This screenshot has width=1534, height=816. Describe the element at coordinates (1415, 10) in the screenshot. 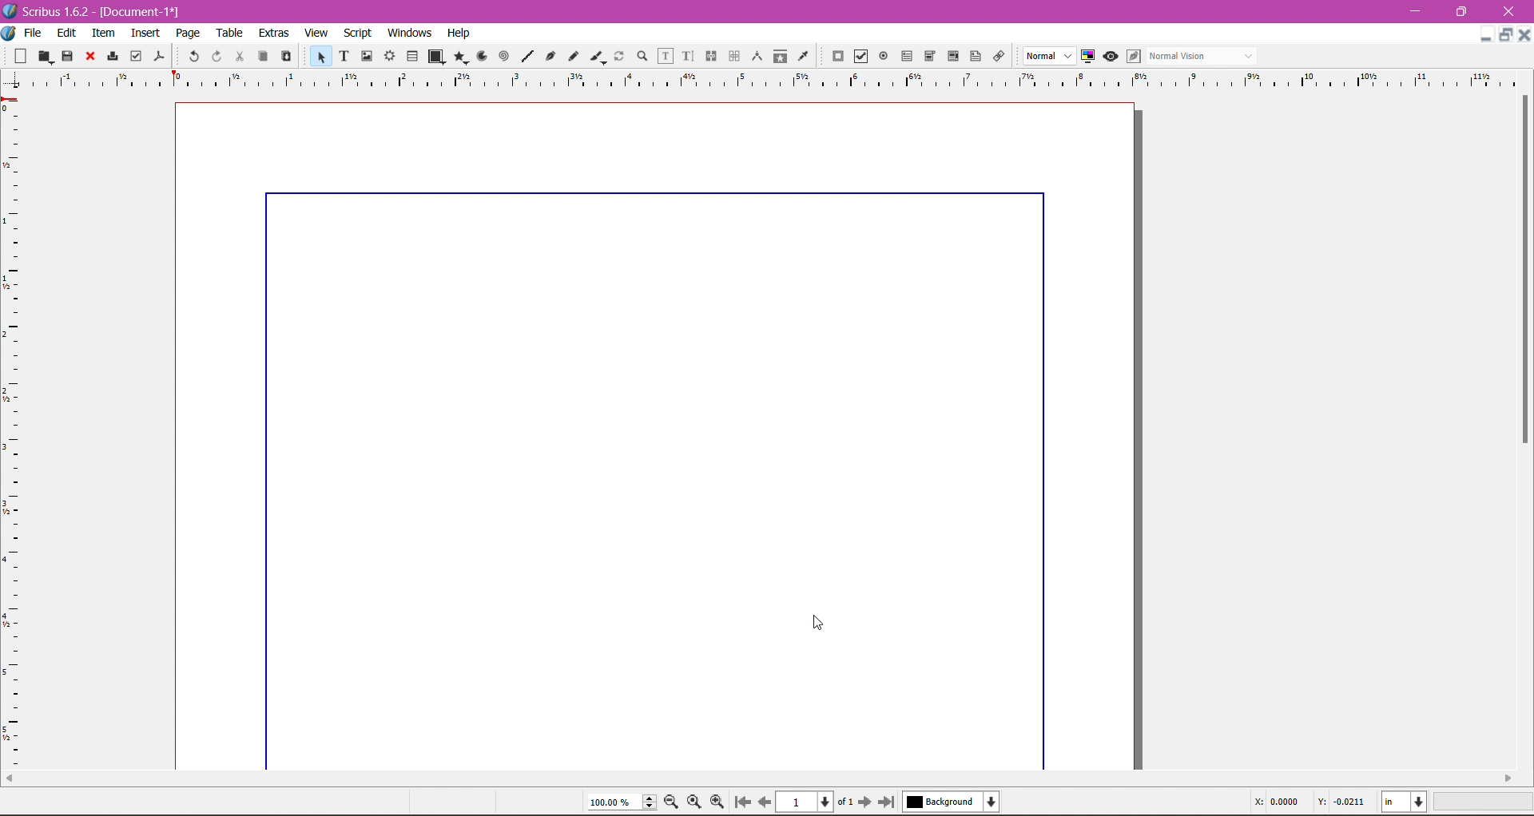

I see `Minimize` at that location.